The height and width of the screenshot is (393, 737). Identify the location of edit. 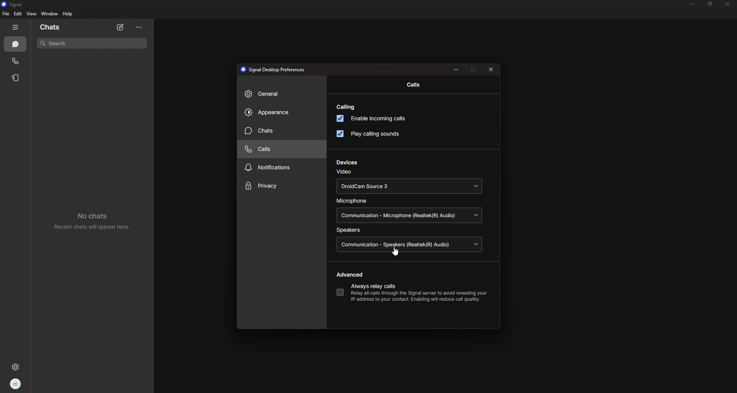
(18, 14).